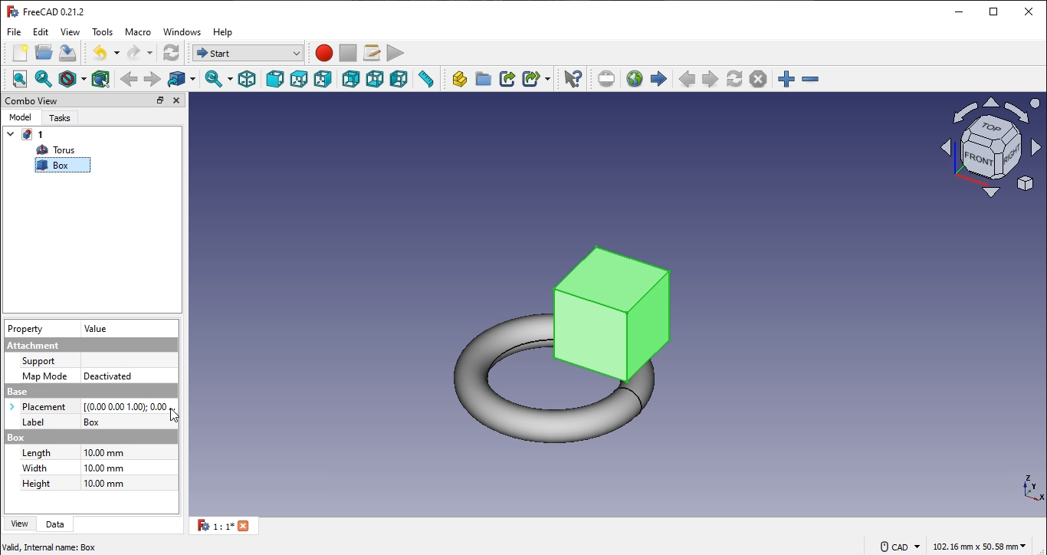  What do you see at coordinates (352, 78) in the screenshot?
I see `rear` at bounding box center [352, 78].